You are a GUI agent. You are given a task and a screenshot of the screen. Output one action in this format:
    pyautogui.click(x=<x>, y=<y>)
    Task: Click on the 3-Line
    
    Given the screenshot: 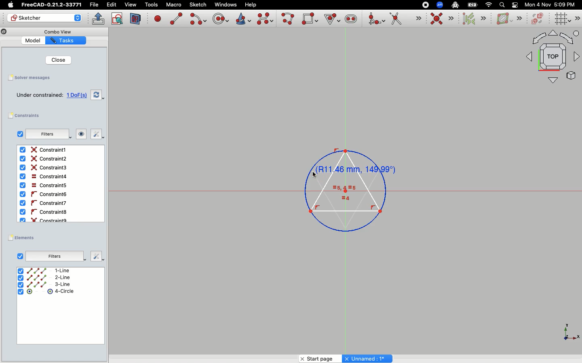 What is the action you would take?
    pyautogui.click(x=49, y=284)
    